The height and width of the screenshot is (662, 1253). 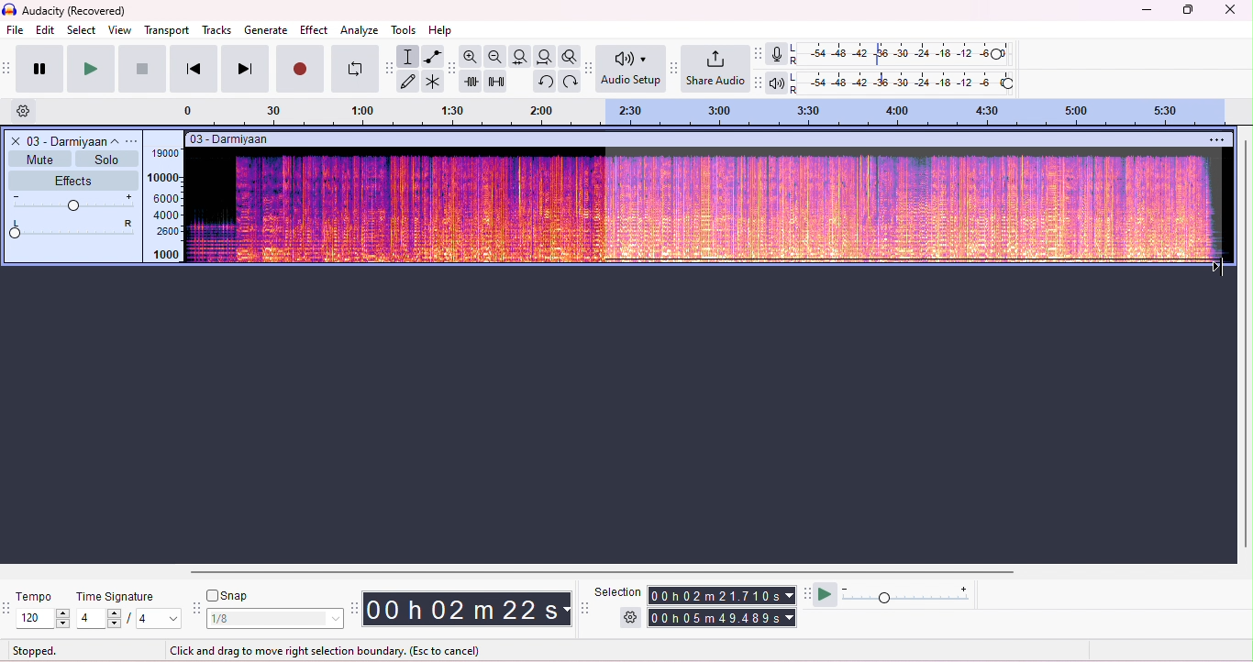 What do you see at coordinates (14, 140) in the screenshot?
I see `close` at bounding box center [14, 140].